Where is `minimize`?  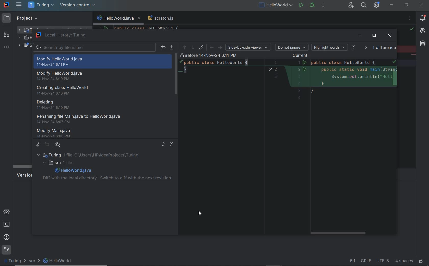 minimize is located at coordinates (360, 35).